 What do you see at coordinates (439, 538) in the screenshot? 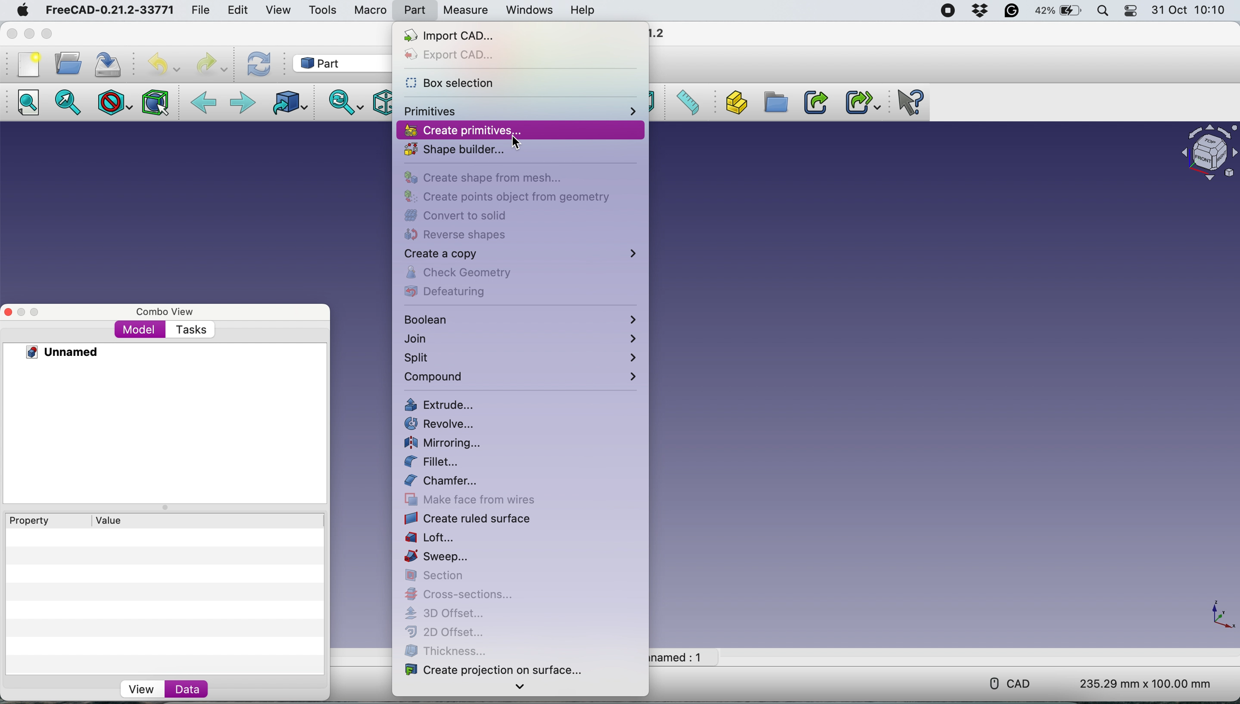
I see `loft` at bounding box center [439, 538].